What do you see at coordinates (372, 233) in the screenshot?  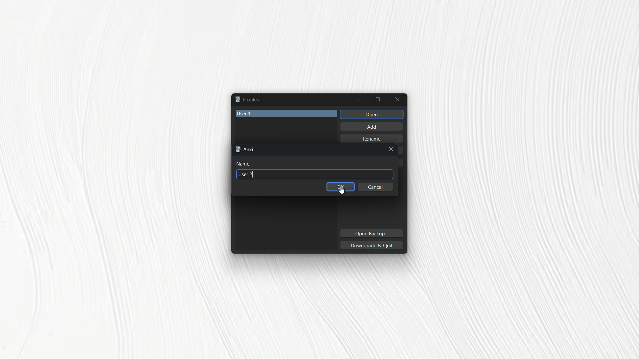 I see `Open backup` at bounding box center [372, 233].